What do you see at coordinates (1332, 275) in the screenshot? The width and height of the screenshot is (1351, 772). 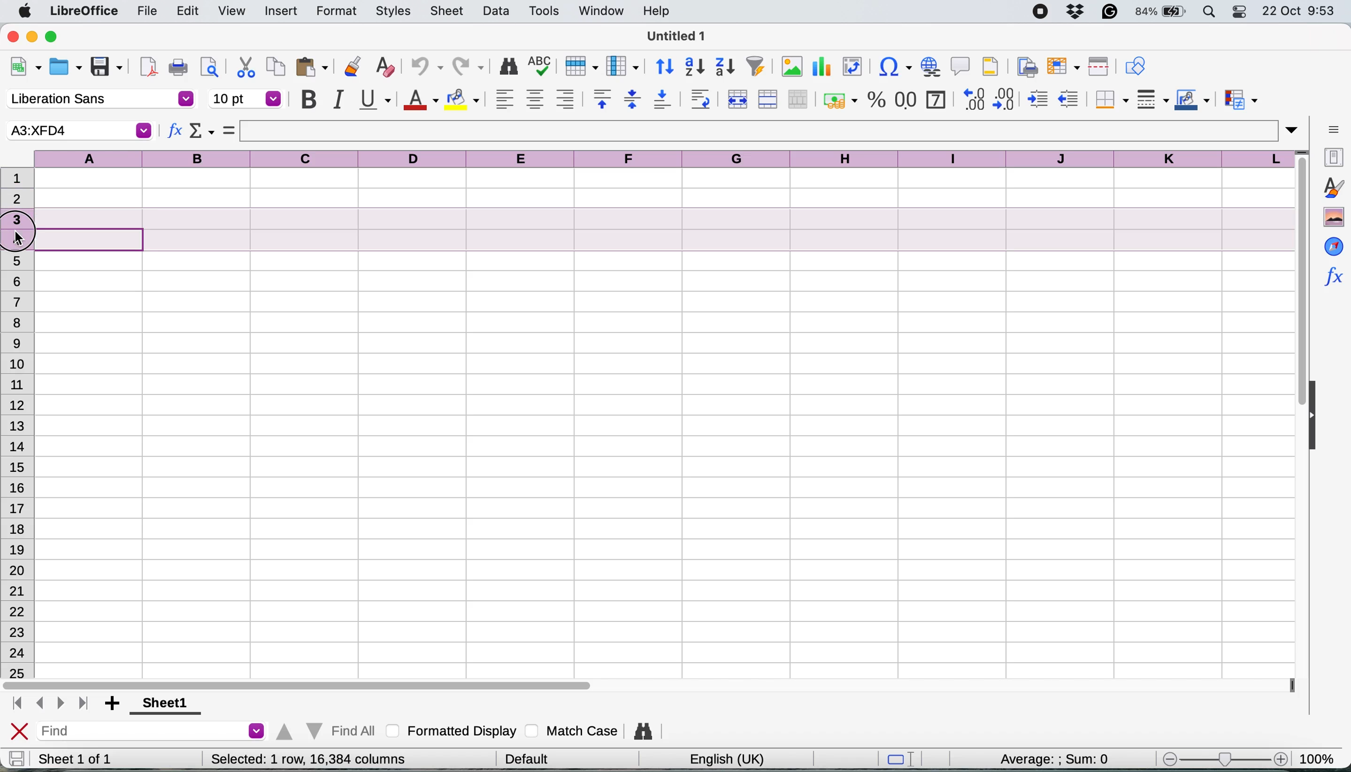 I see `function wizard` at bounding box center [1332, 275].